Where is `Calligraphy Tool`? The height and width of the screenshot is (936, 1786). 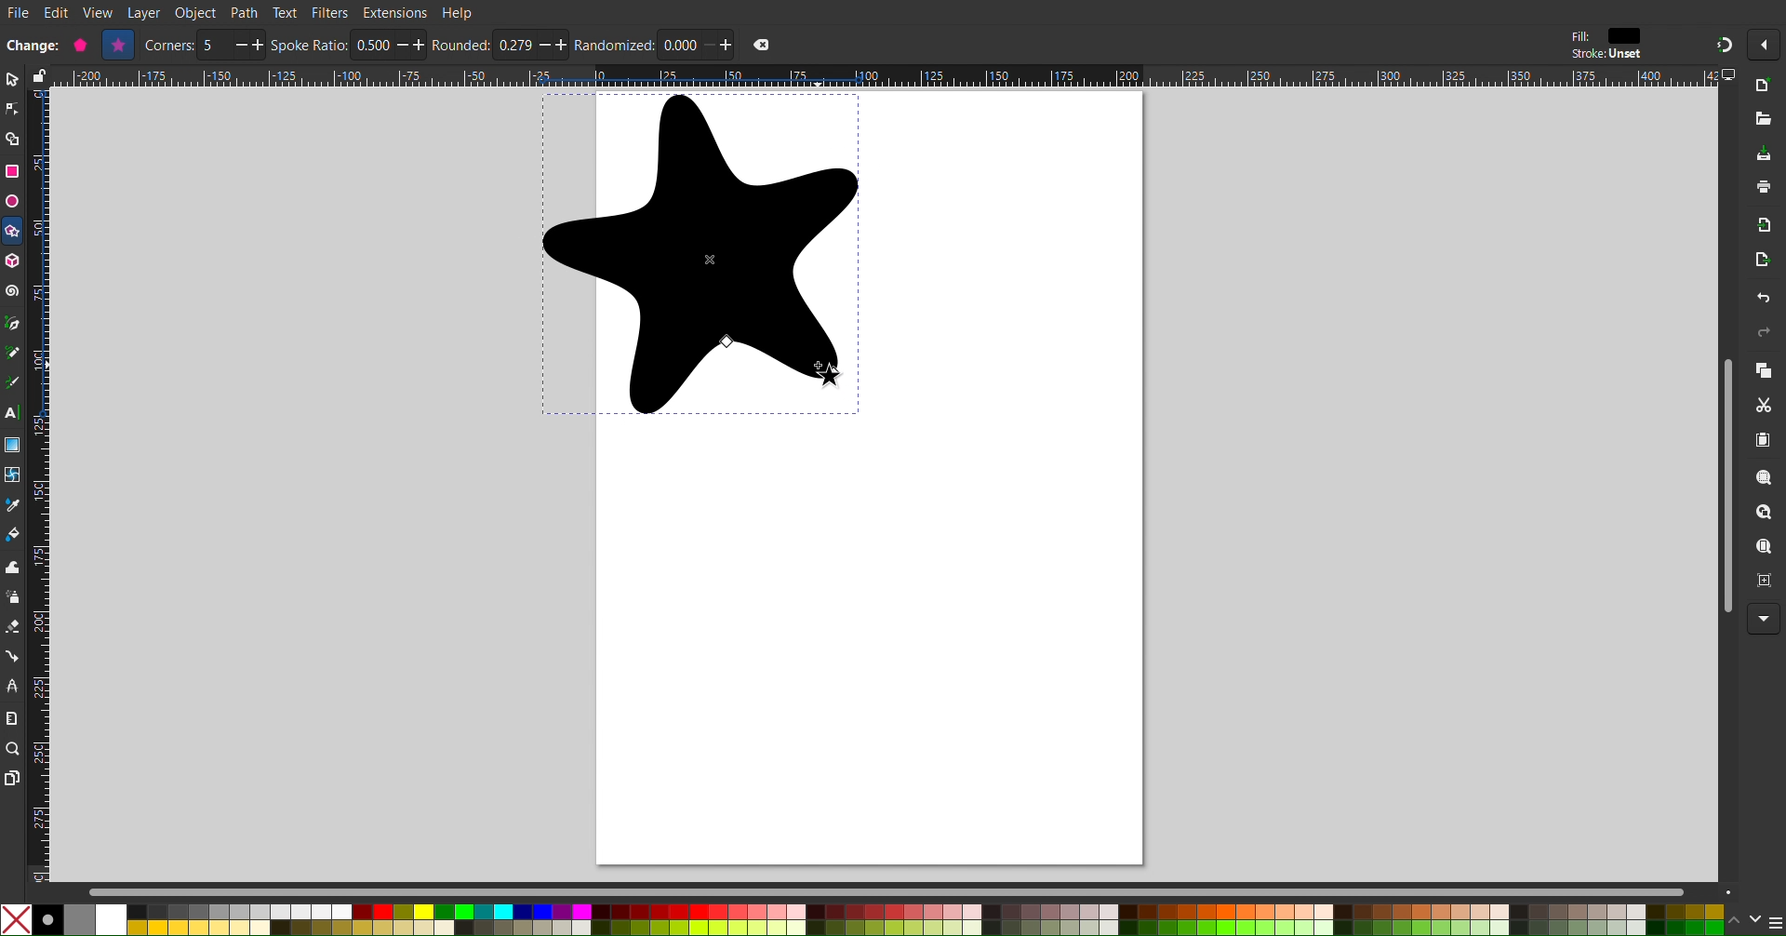
Calligraphy Tool is located at coordinates (11, 382).